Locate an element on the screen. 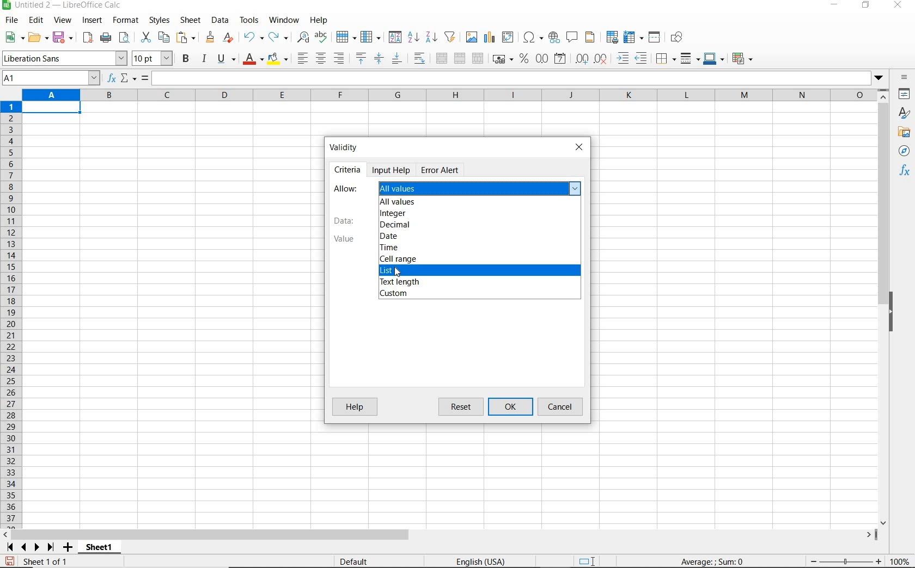  scrollbar is located at coordinates (884, 307).